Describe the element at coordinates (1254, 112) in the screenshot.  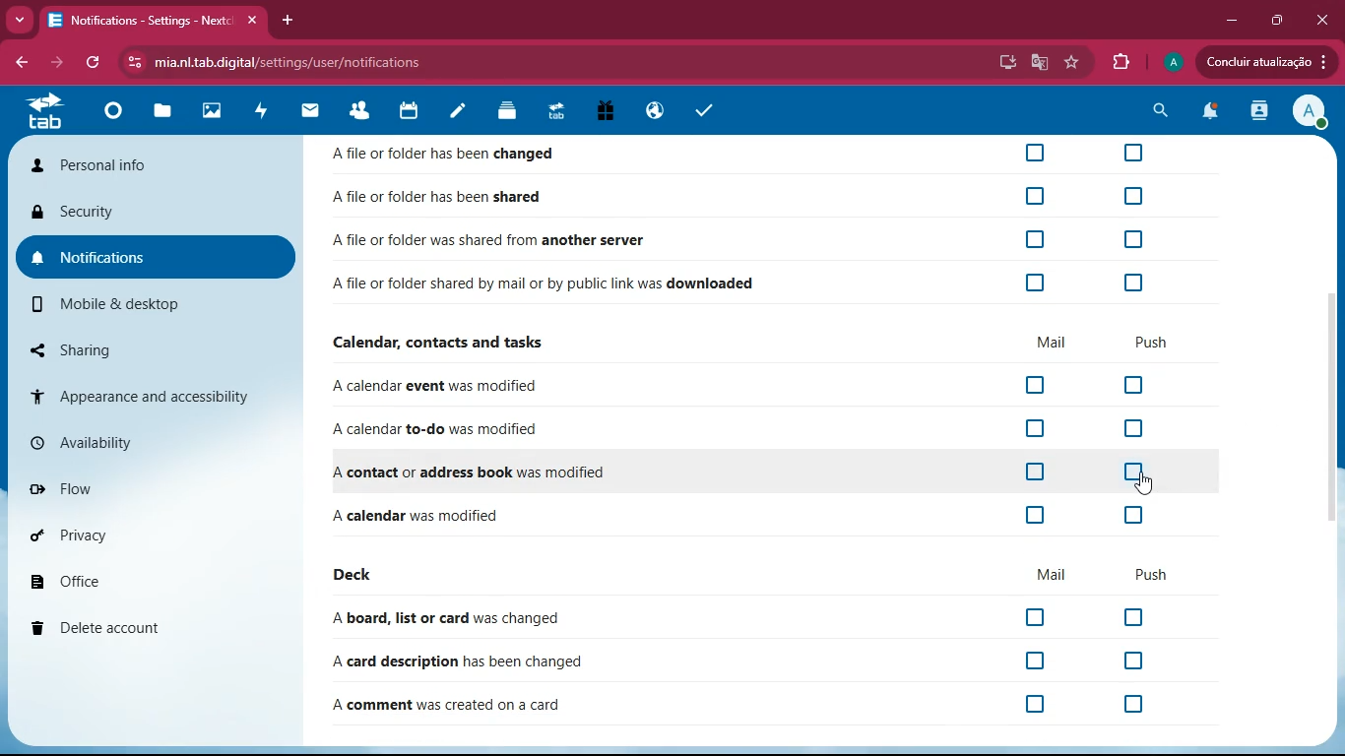
I see `activity` at that location.